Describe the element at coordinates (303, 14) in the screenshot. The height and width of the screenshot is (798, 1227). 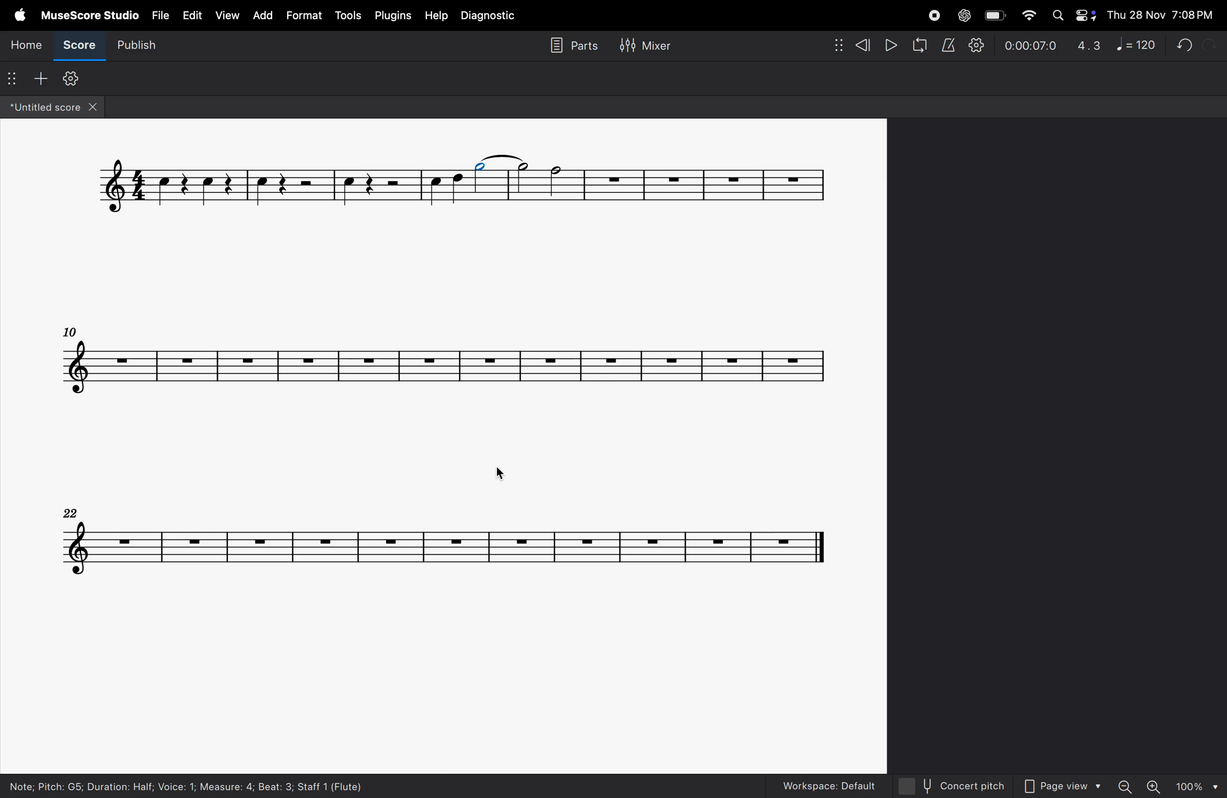
I see `format` at that location.